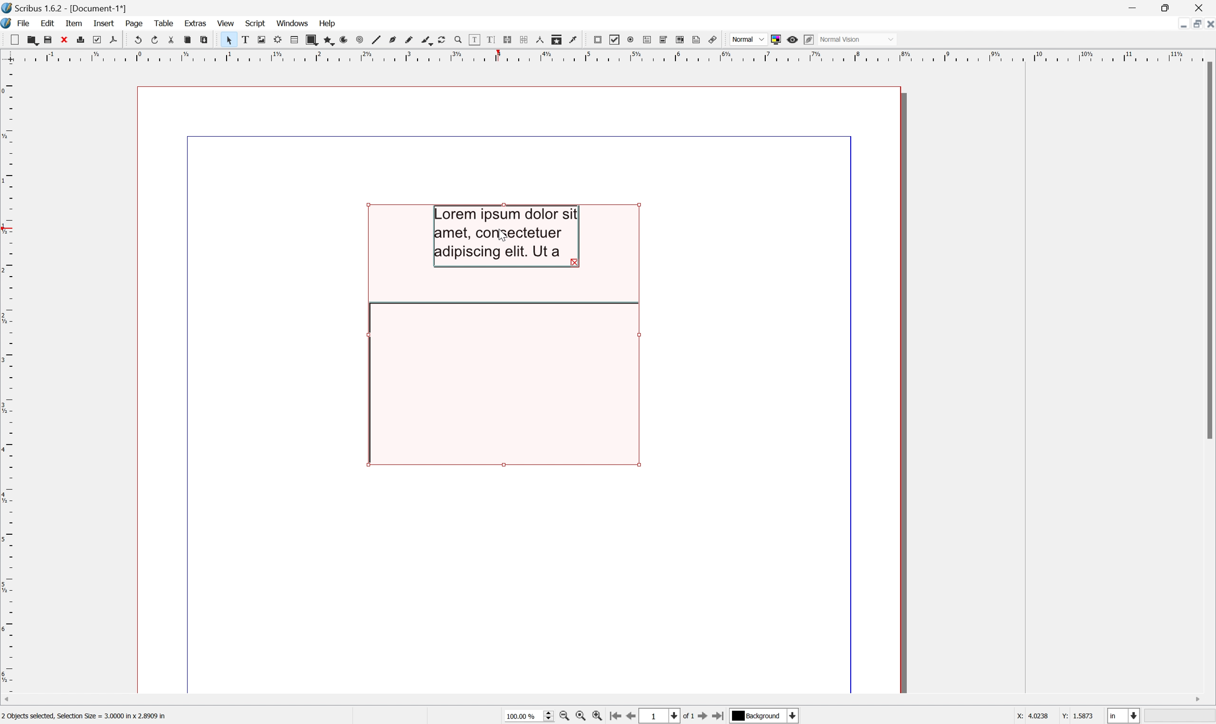 This screenshot has height=724, width=1216. Describe the element at coordinates (860, 40) in the screenshot. I see `Normal mode` at that location.